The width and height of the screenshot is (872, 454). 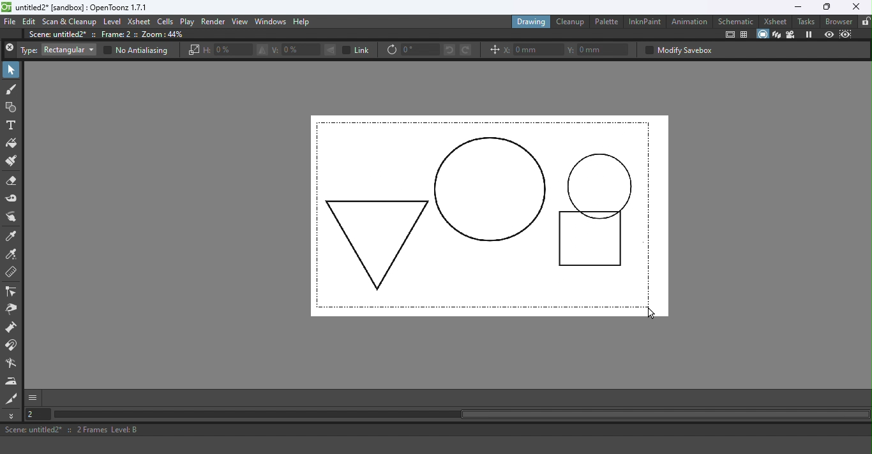 What do you see at coordinates (12, 293) in the screenshot?
I see `Control point editor tool` at bounding box center [12, 293].